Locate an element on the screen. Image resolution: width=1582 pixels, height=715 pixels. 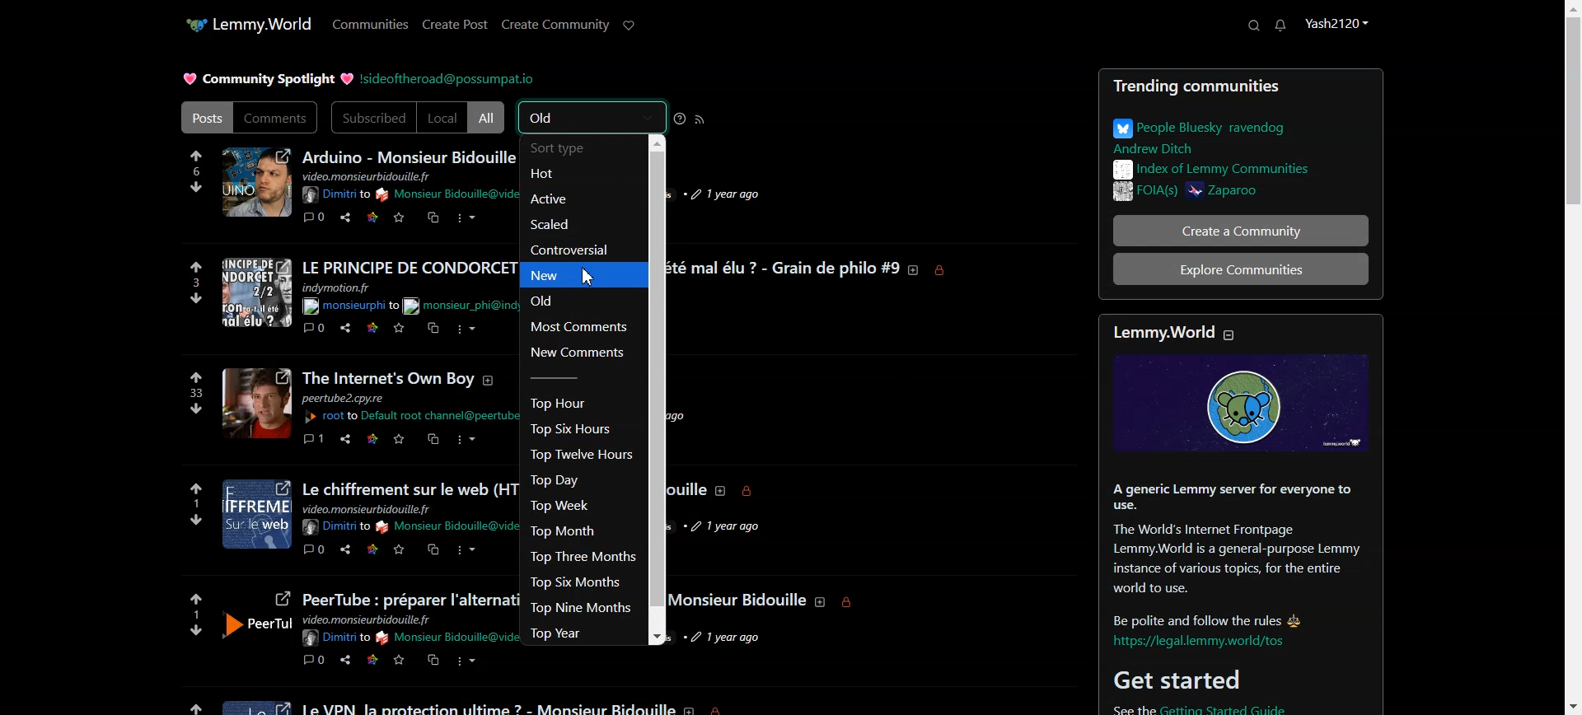
Cursor is located at coordinates (589, 275).